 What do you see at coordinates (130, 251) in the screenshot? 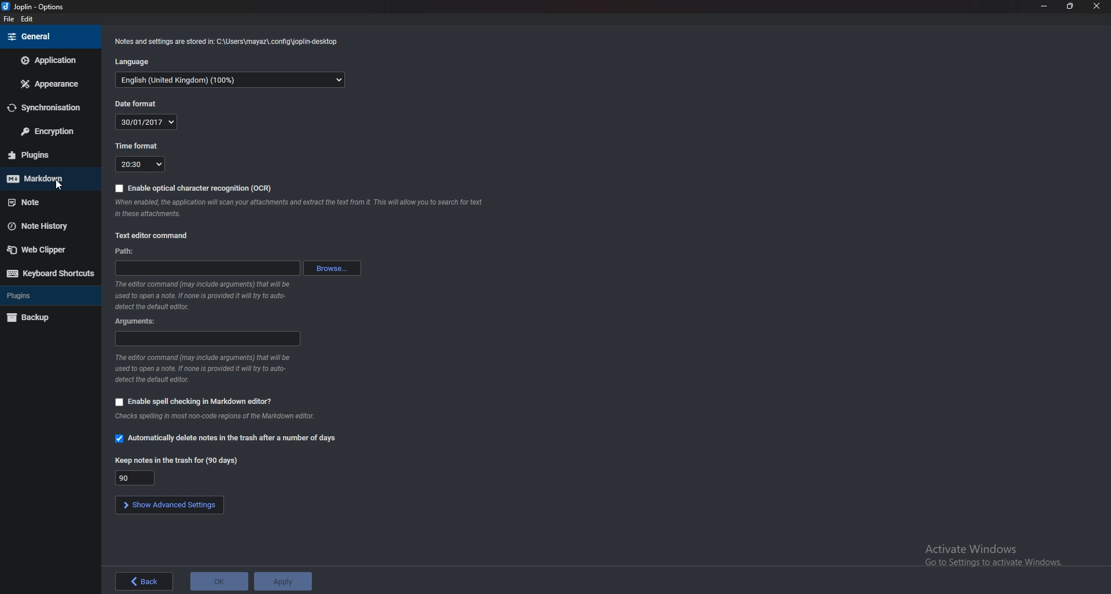
I see `path` at bounding box center [130, 251].